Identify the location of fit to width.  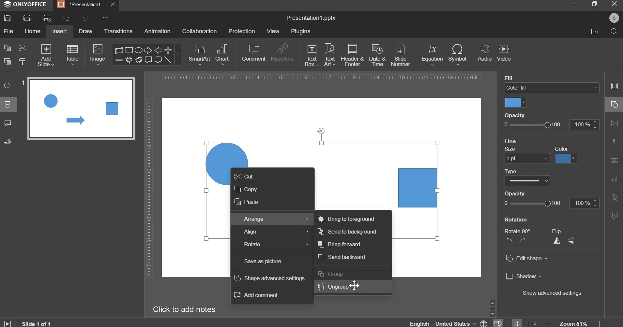
(533, 323).